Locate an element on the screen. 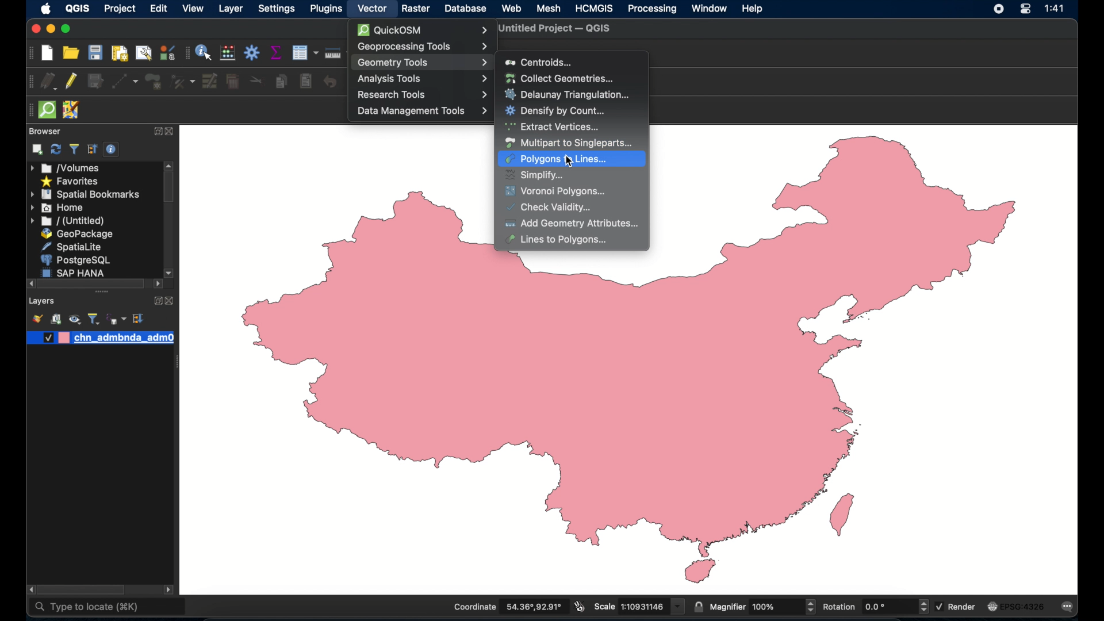 The image size is (1104, 621). voronoi polygons is located at coordinates (557, 192).